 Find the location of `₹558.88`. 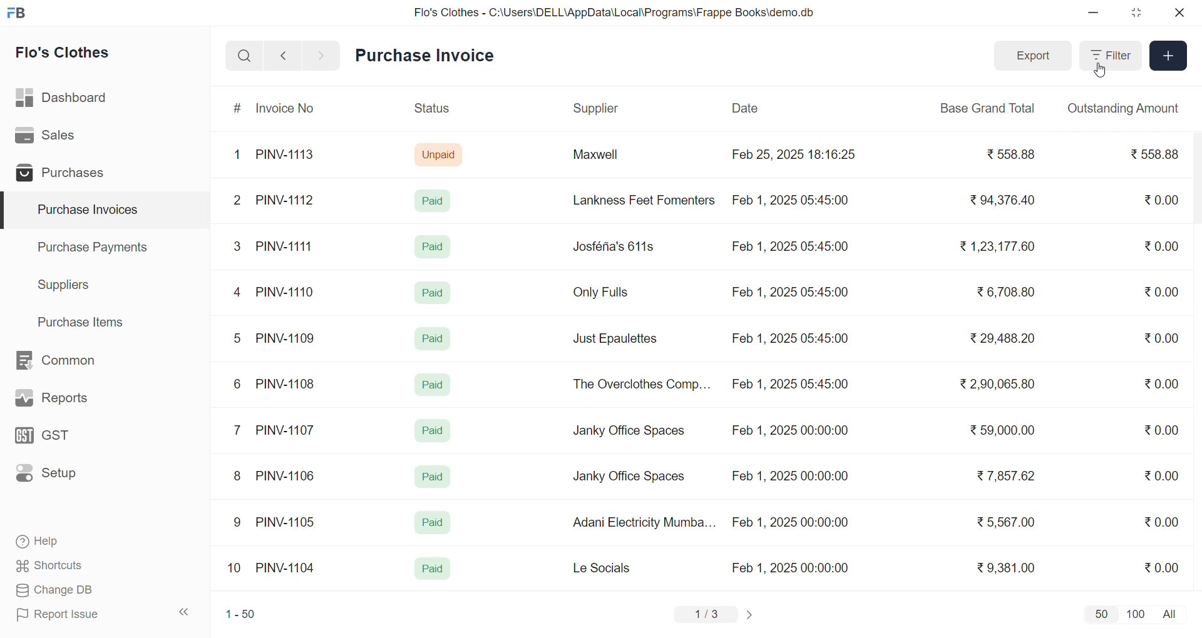

₹558.88 is located at coordinates (1157, 154).